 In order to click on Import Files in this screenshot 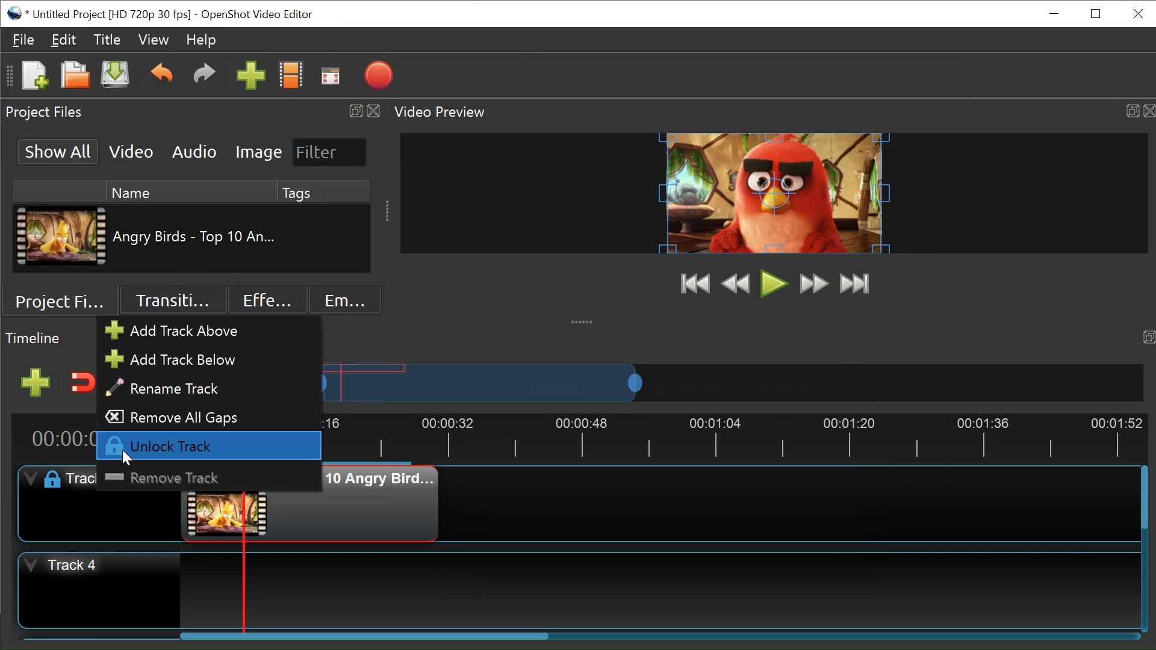, I will do `click(250, 77)`.